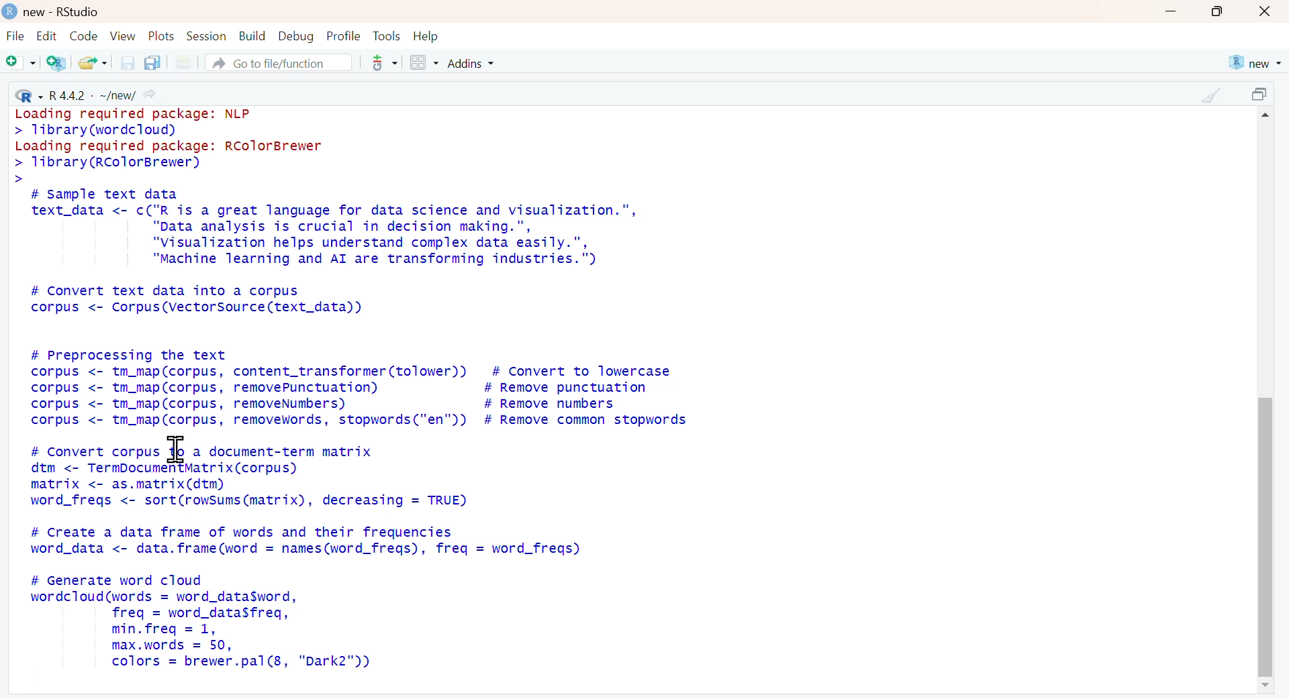  I want to click on View, so click(125, 36).